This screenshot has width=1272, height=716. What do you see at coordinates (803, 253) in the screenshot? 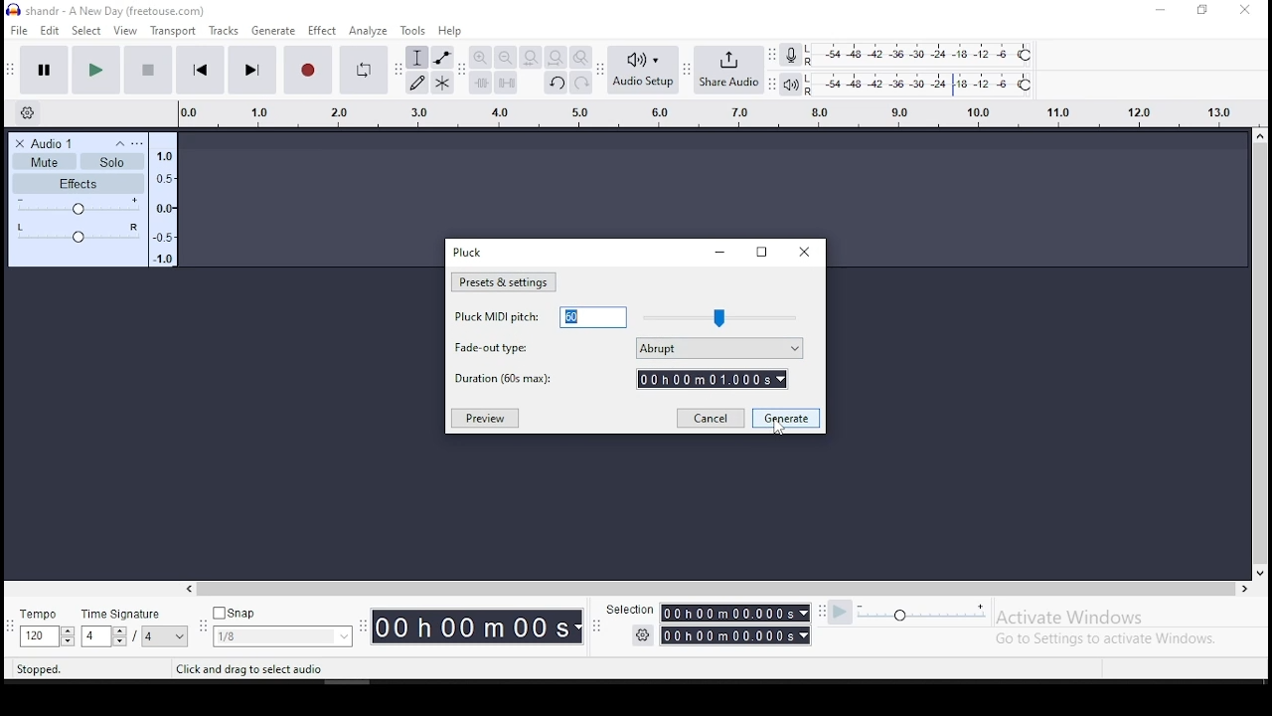
I see `close window` at bounding box center [803, 253].